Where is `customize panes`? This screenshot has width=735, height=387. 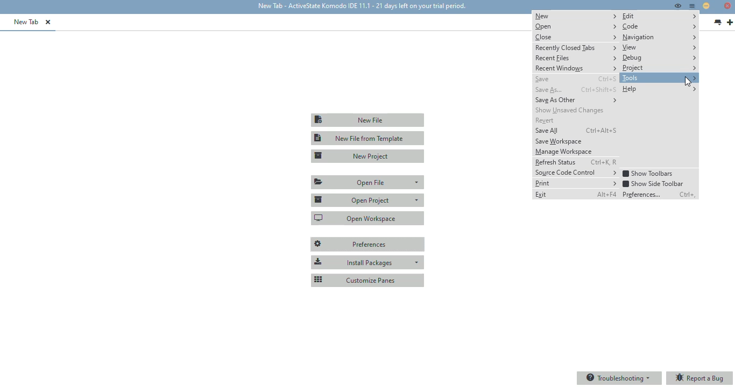
customize panes is located at coordinates (367, 279).